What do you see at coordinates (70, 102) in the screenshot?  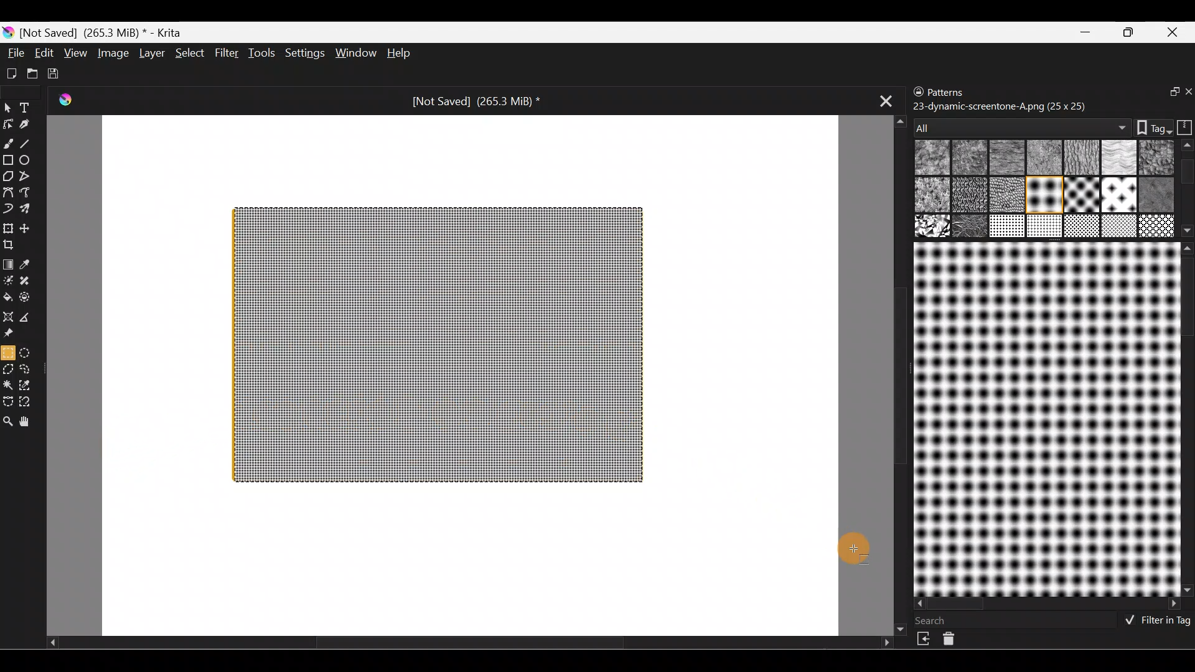 I see `Krita Logo` at bounding box center [70, 102].